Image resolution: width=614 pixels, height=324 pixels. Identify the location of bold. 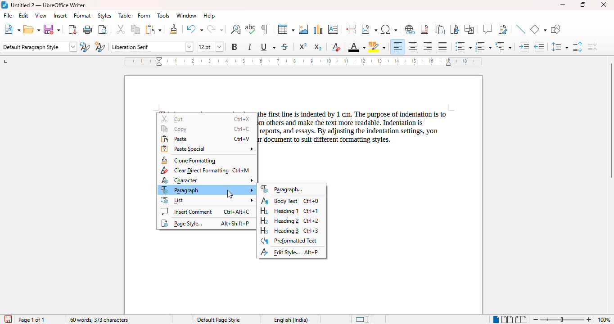
(235, 46).